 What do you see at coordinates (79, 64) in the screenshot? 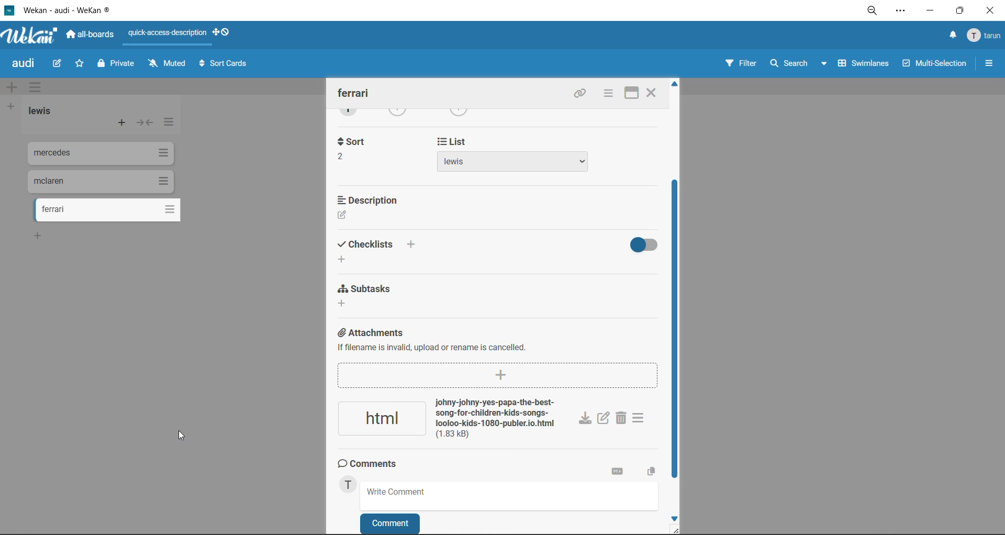
I see `star` at bounding box center [79, 64].